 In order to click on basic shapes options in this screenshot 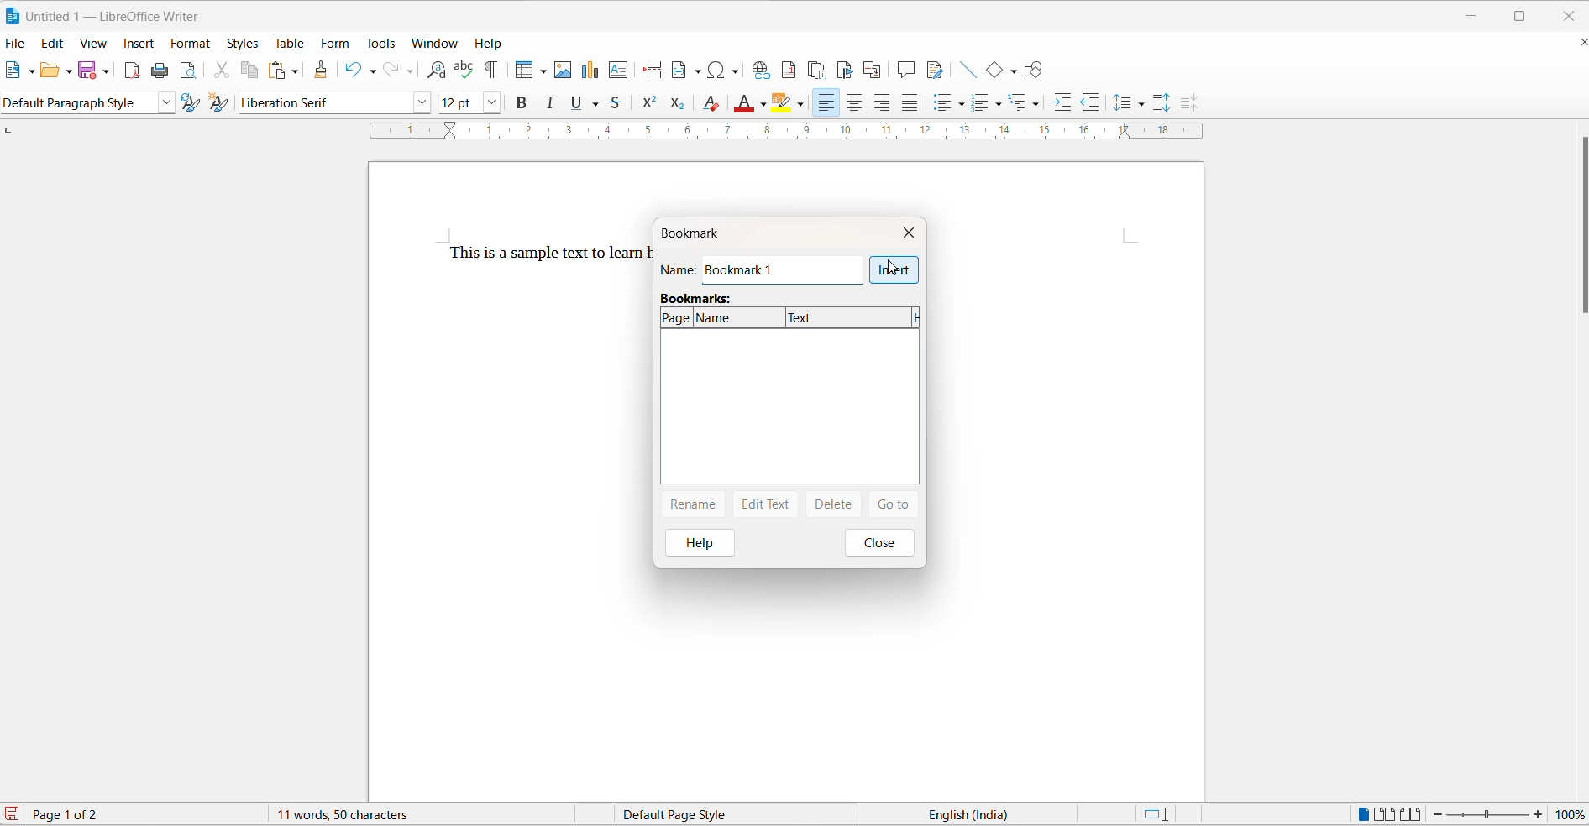, I will do `click(1010, 69)`.